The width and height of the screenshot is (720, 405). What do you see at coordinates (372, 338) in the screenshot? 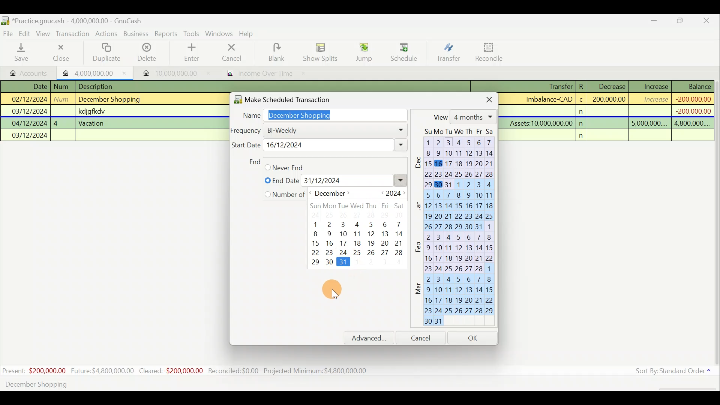
I see `Advanced` at bounding box center [372, 338].